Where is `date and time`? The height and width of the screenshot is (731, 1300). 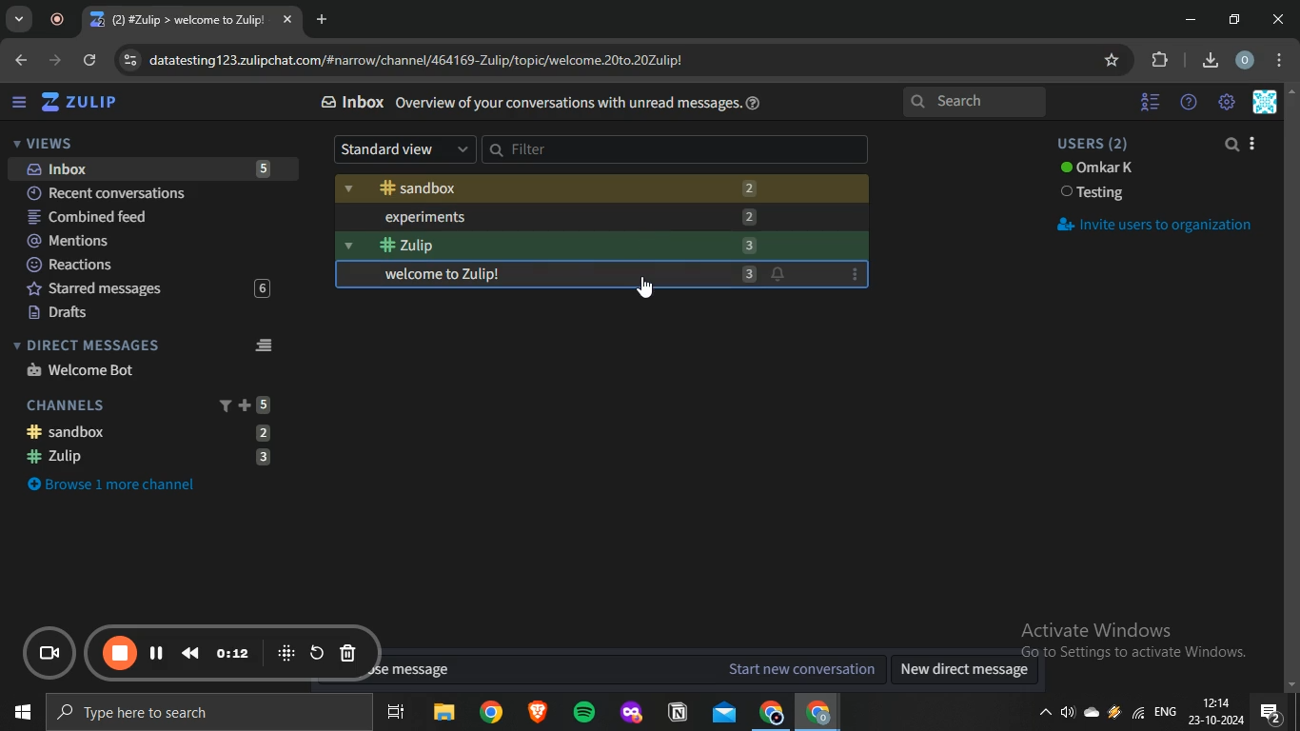
date and time is located at coordinates (1215, 713).